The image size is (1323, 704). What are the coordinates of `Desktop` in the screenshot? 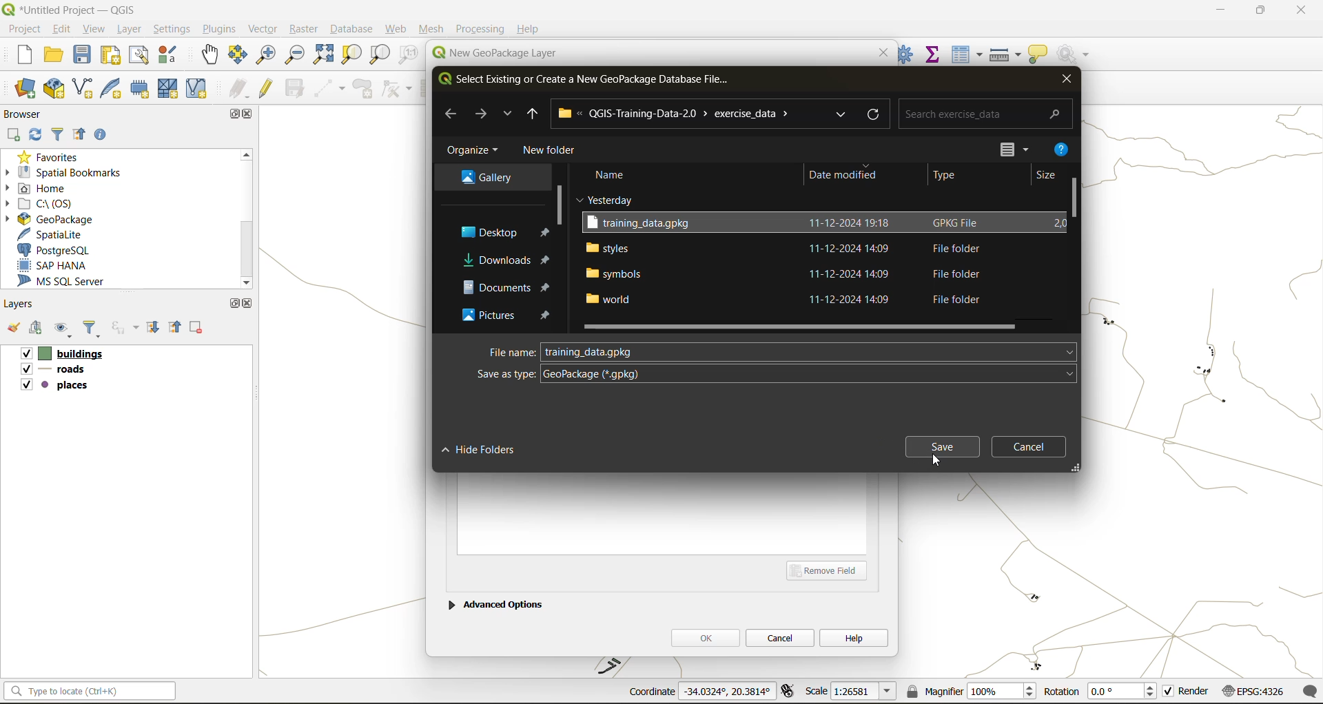 It's located at (484, 232).